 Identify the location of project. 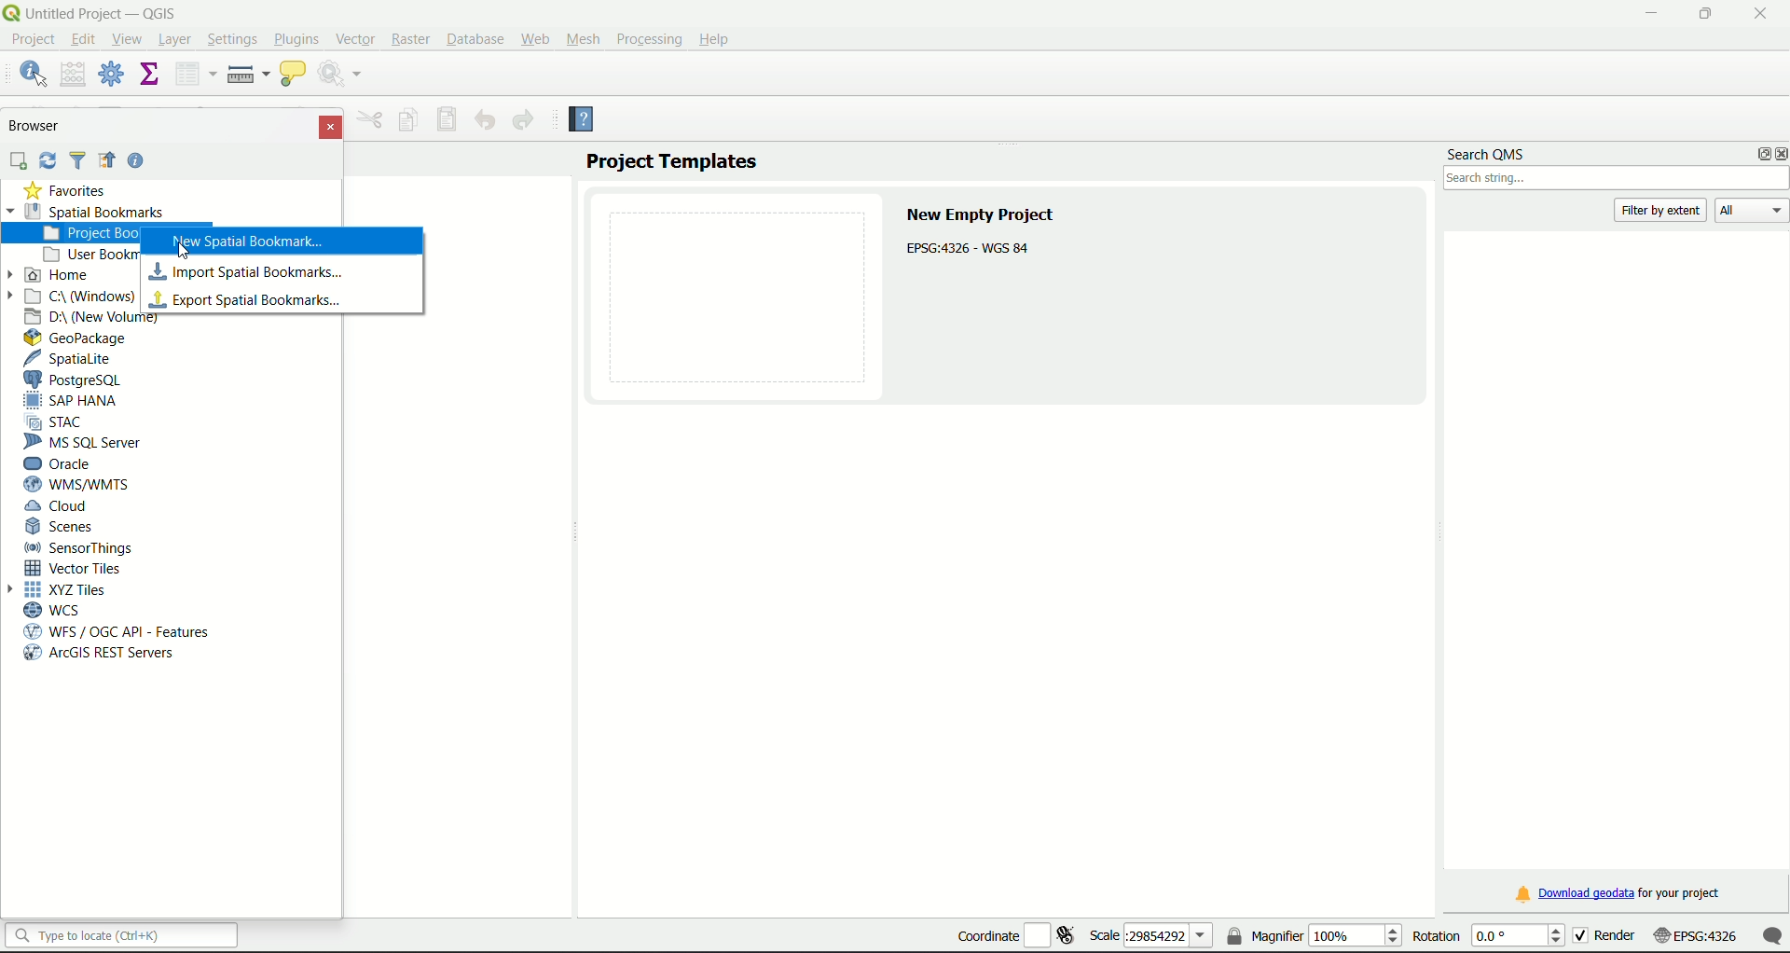
(34, 41).